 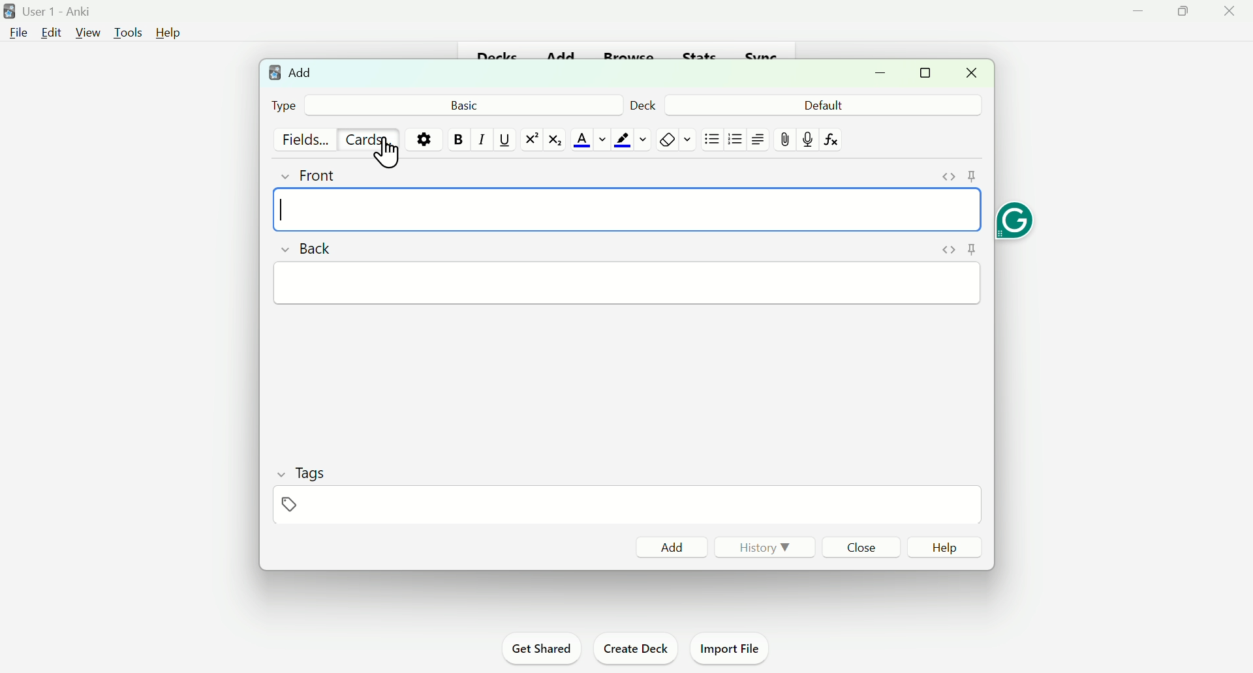 I want to click on Front, so click(x=308, y=175).